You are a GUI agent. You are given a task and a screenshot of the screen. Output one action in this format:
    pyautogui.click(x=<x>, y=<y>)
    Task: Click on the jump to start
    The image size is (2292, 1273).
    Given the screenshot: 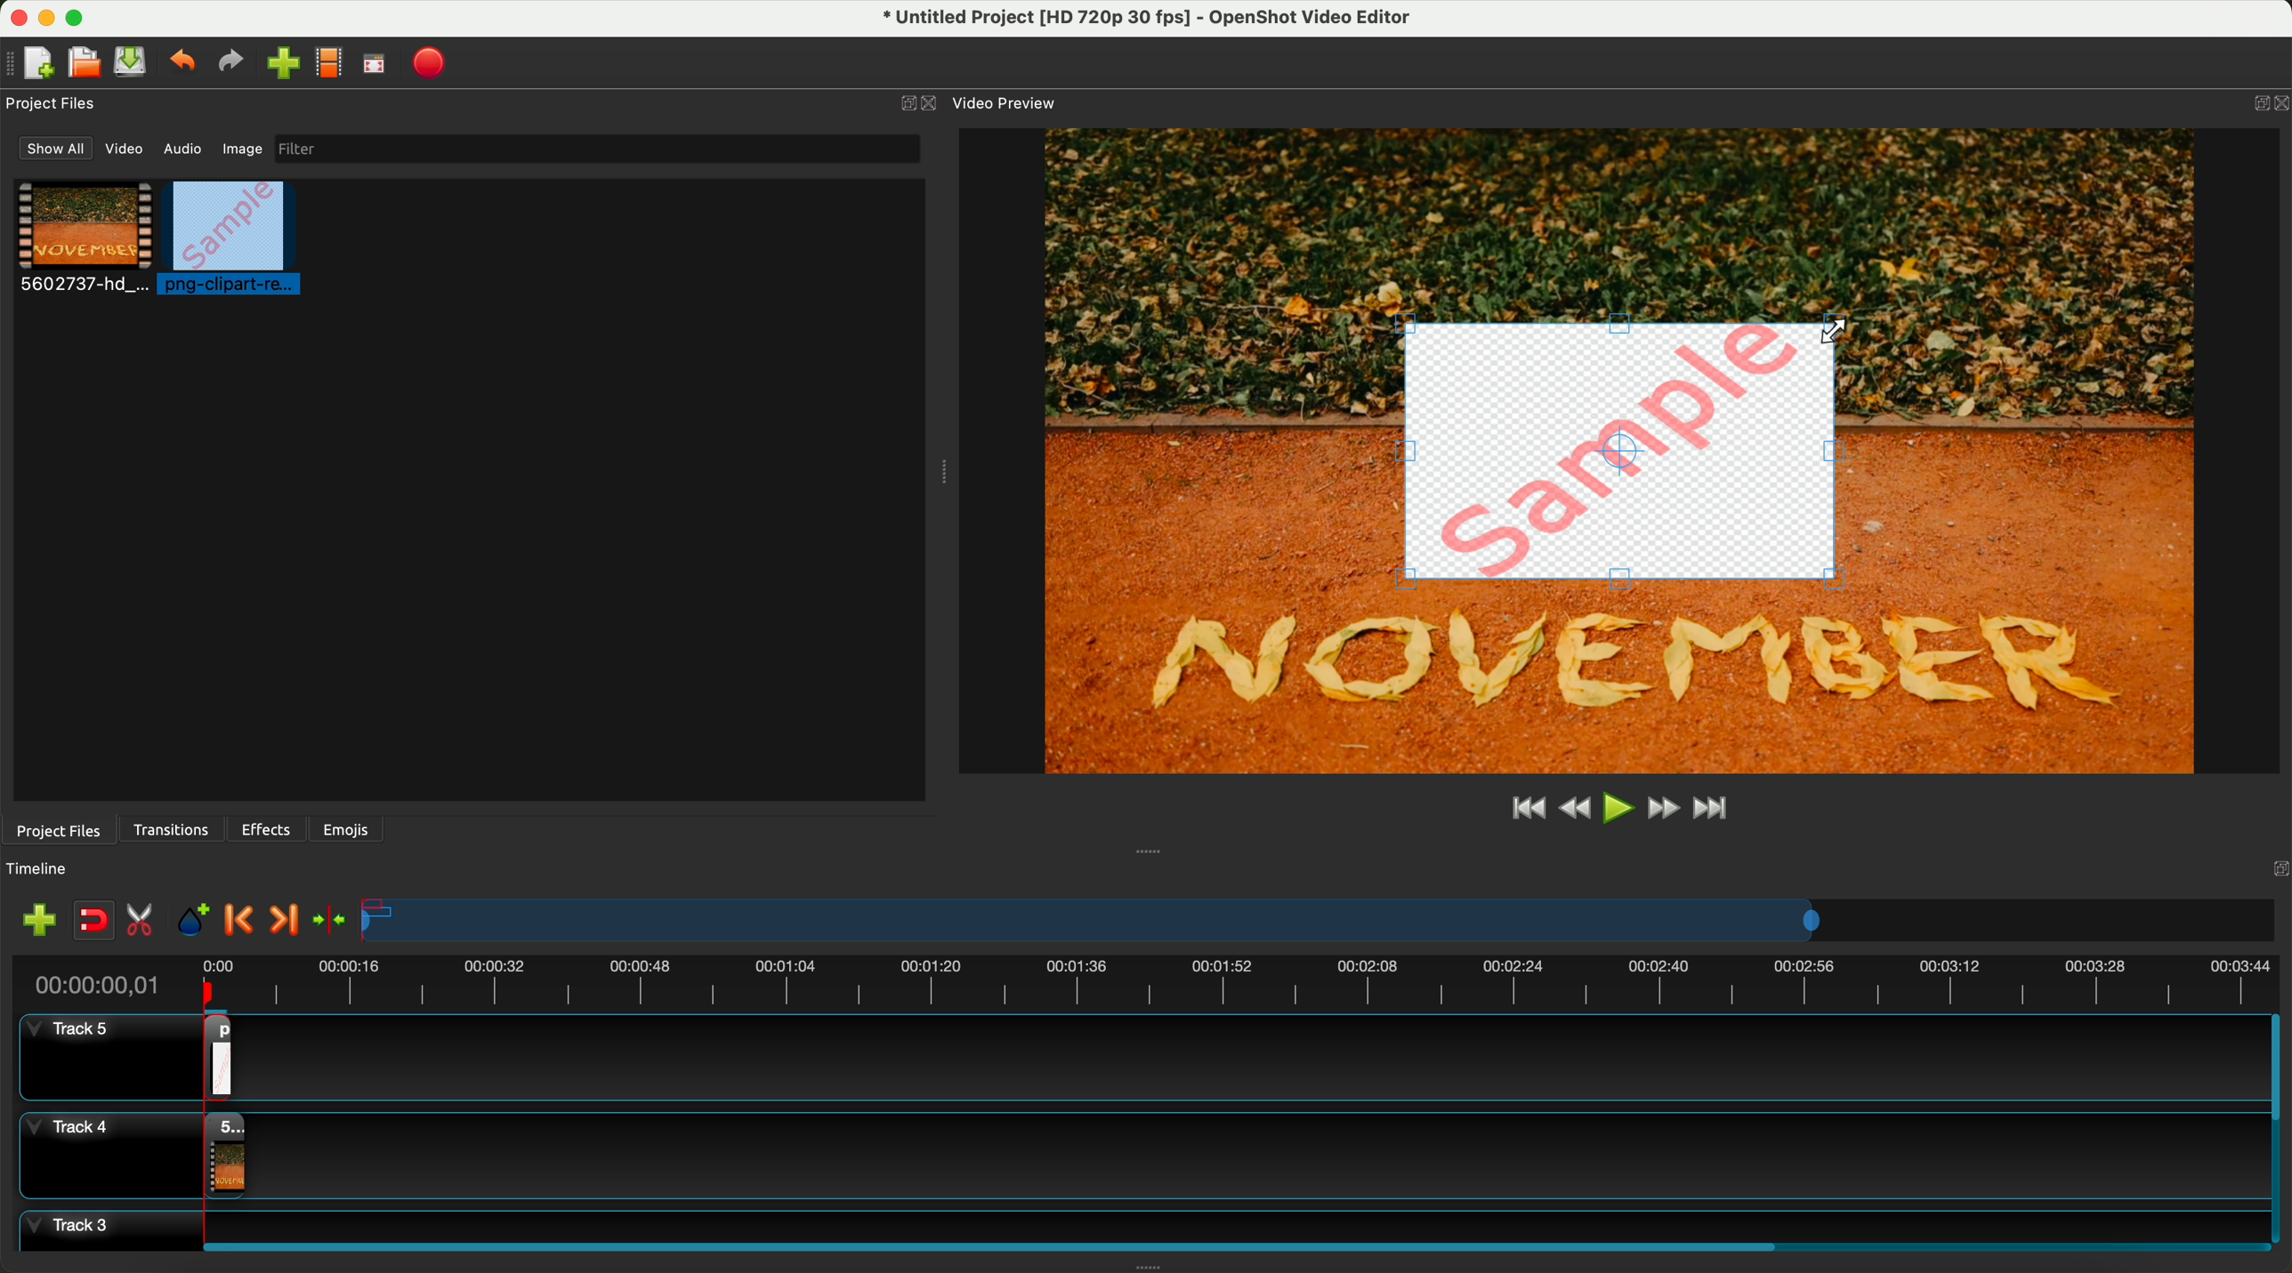 What is the action you would take?
    pyautogui.click(x=1529, y=810)
    